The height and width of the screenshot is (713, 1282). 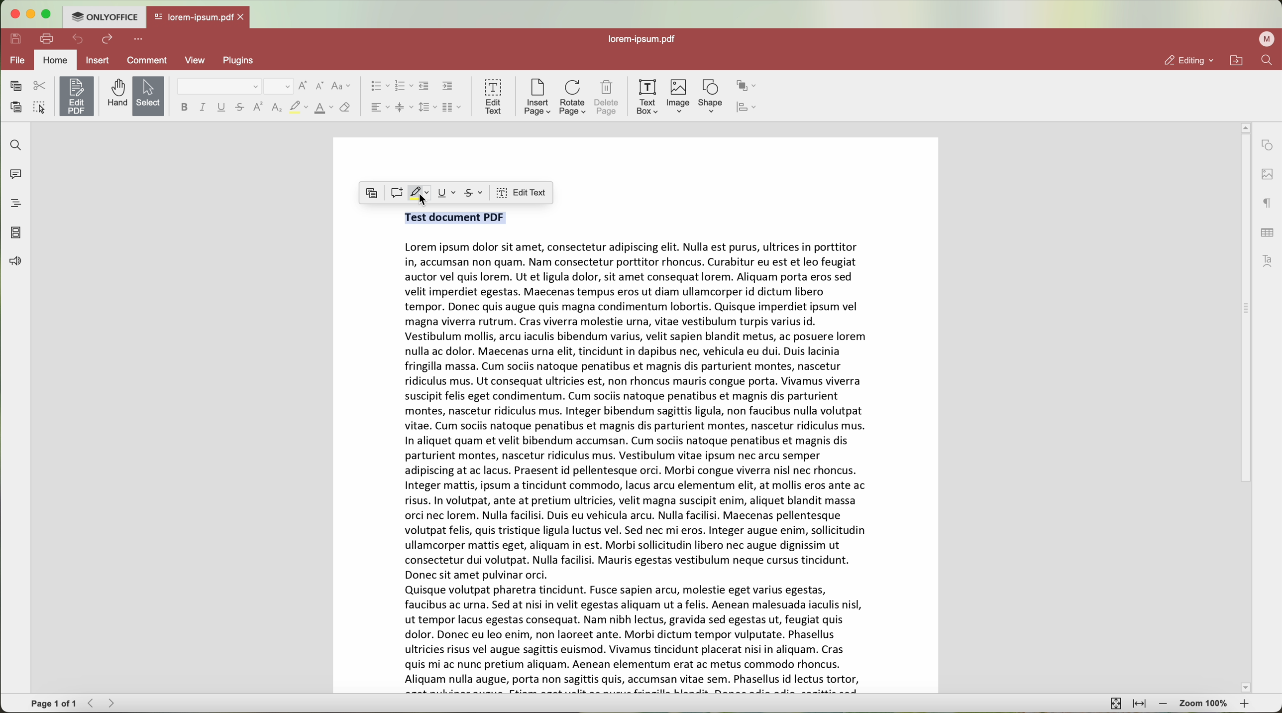 I want to click on bold, so click(x=185, y=107).